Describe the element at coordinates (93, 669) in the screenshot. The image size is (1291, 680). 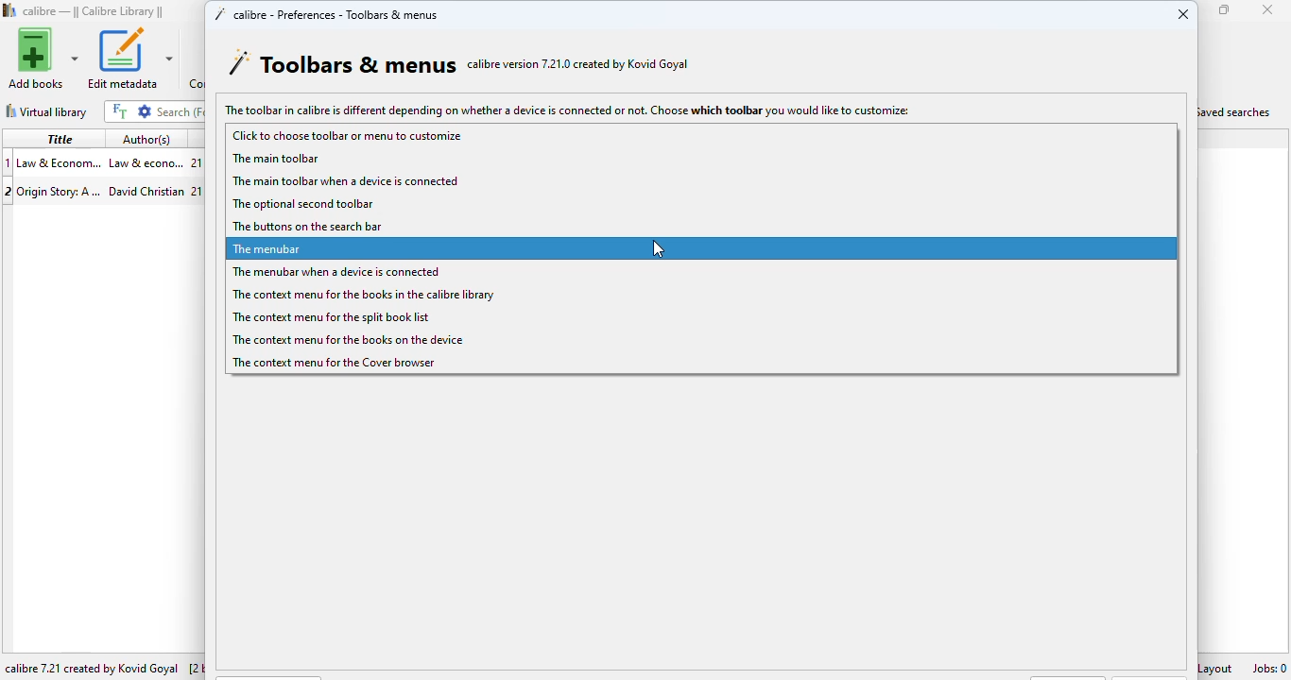
I see `calibre 7.21 created by Kovid Goyal` at that location.